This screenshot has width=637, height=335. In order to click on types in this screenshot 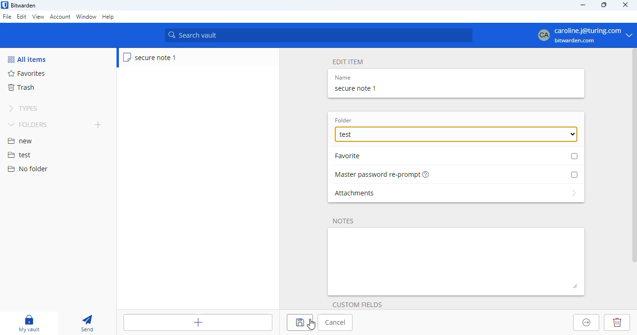, I will do `click(23, 108)`.